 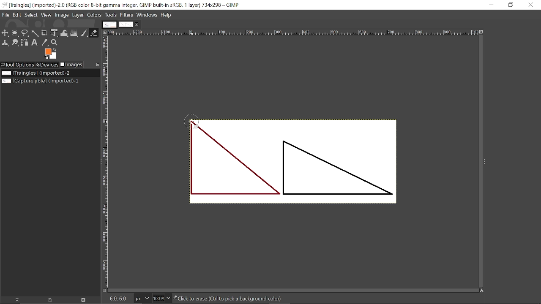 I want to click on Wrap text tool, so click(x=64, y=33).